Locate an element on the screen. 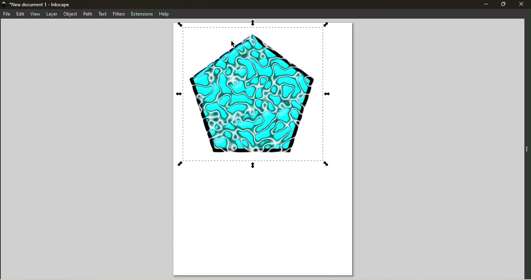  Object is located at coordinates (70, 14).